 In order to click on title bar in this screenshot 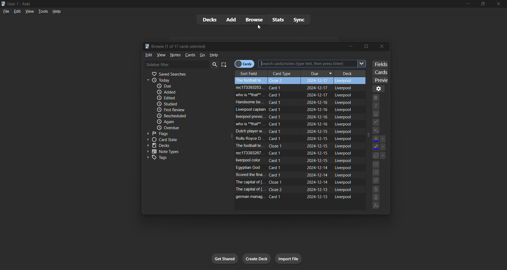, I will do `click(24, 4)`.